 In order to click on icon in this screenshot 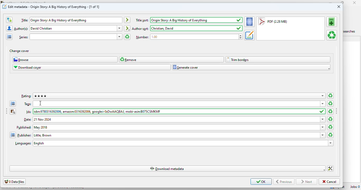, I will do `click(4, 7)`.